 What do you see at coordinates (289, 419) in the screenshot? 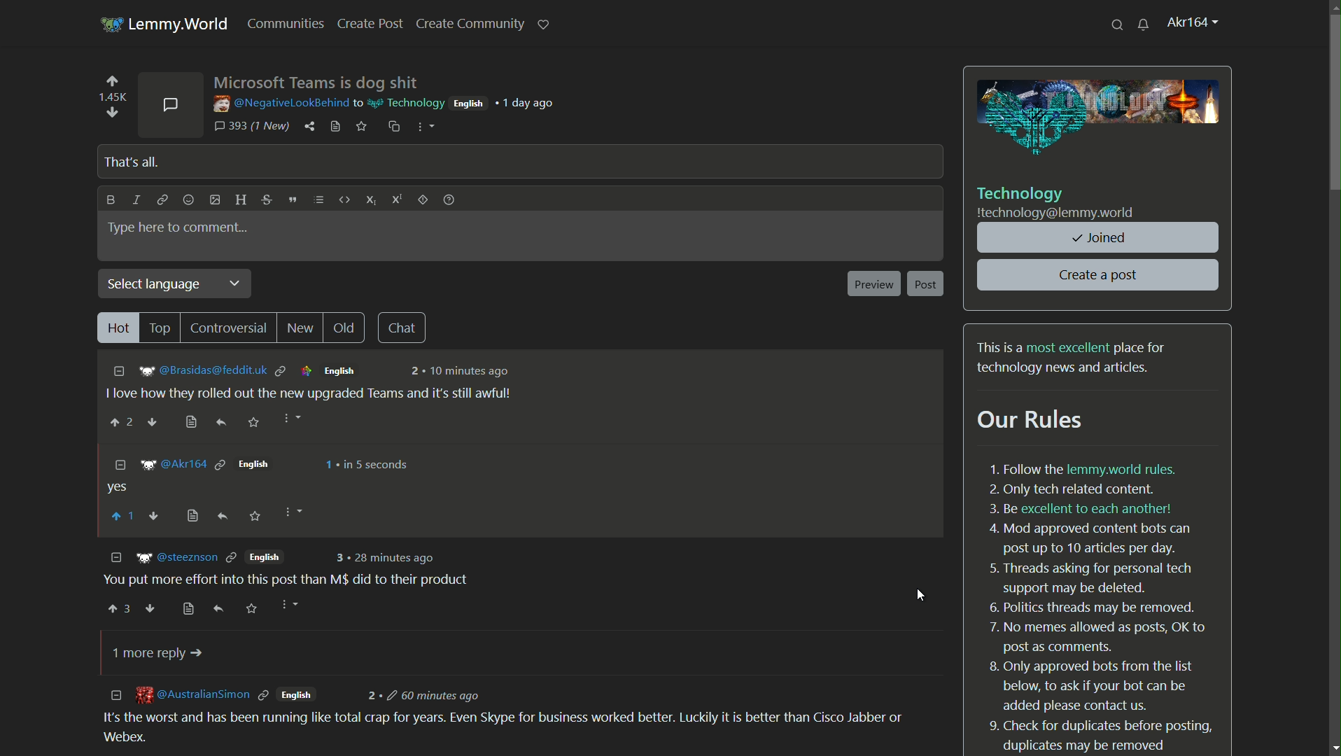
I see `more options` at bounding box center [289, 419].